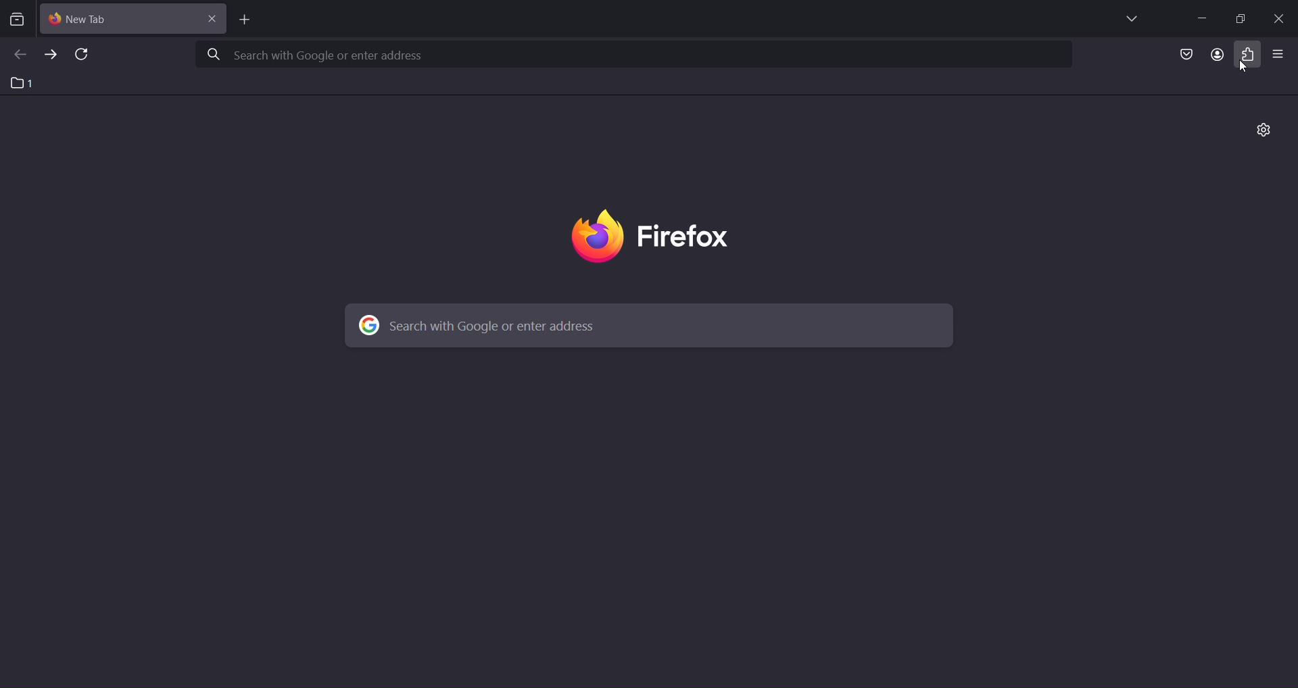 Image resolution: width=1298 pixels, height=688 pixels. What do you see at coordinates (22, 83) in the screenshot?
I see `1` at bounding box center [22, 83].